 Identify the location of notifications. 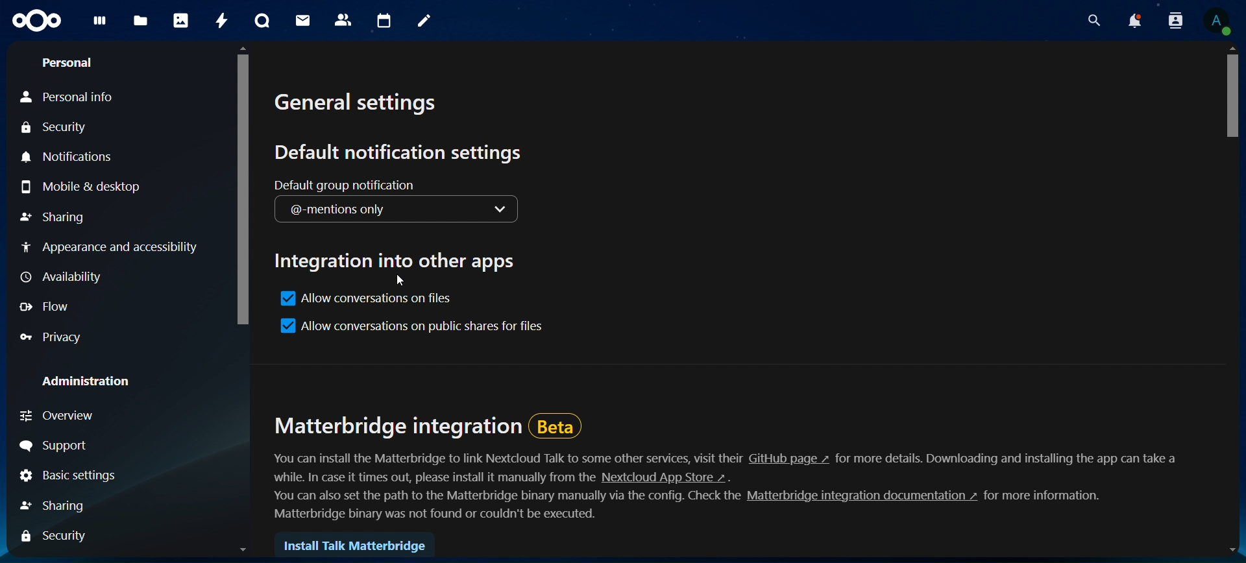
(73, 156).